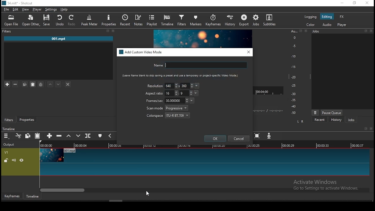 The image size is (375, 211). I want to click on color, so click(310, 24).